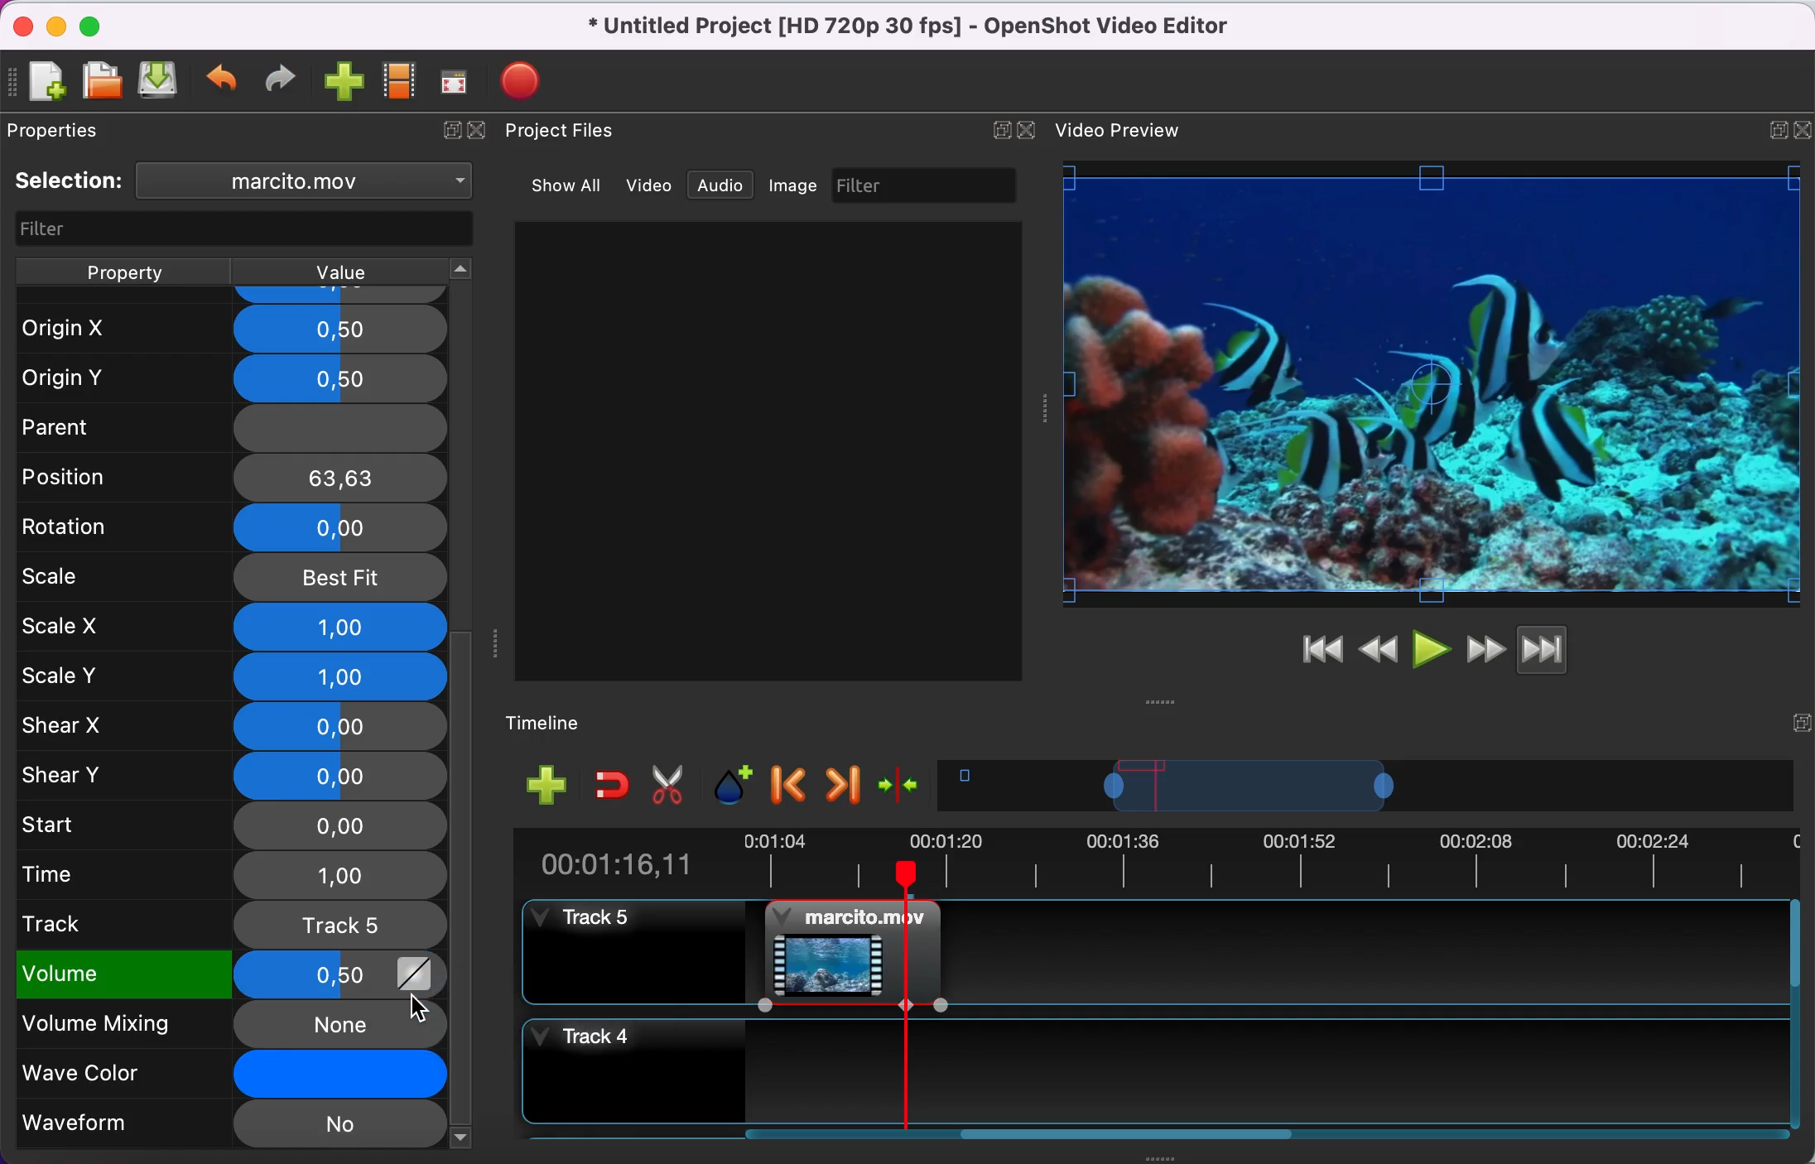 The image size is (1815, 1164). I want to click on timelime, so click(557, 722).